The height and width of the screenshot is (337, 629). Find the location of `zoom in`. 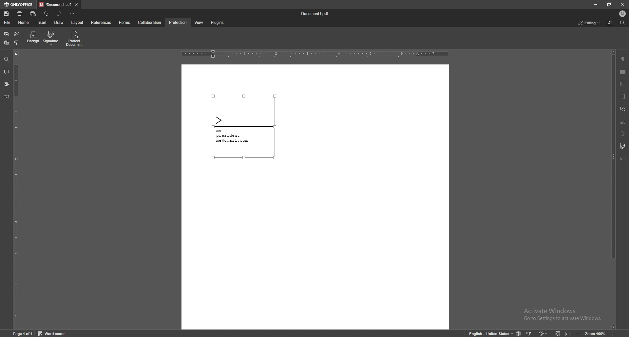

zoom in is located at coordinates (619, 334).